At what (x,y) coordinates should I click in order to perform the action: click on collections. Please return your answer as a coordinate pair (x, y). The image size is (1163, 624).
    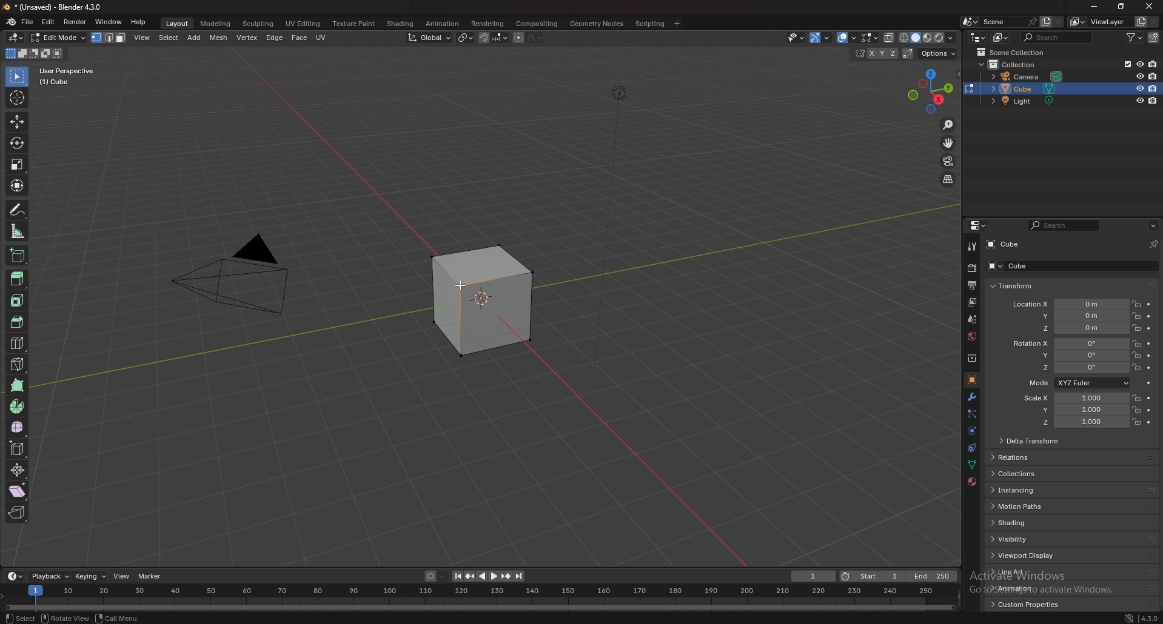
    Looking at the image, I should click on (1039, 473).